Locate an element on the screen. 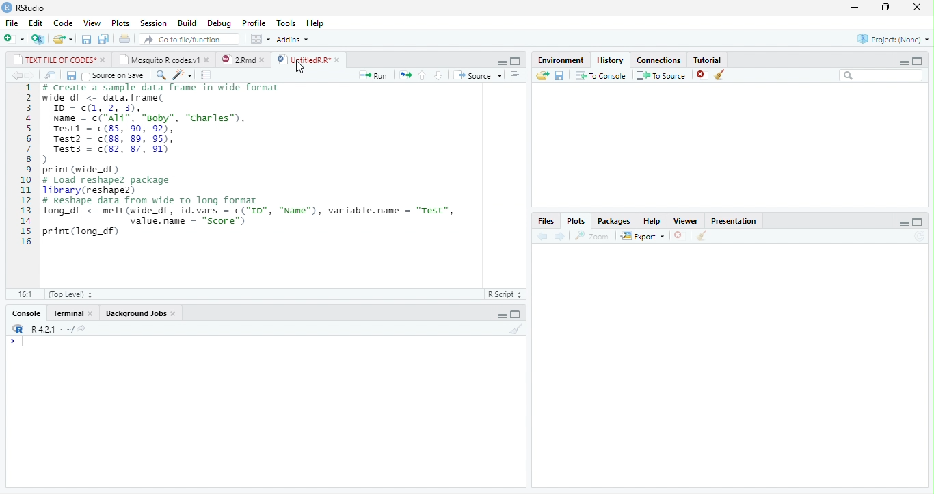 The width and height of the screenshot is (934, 494). Export is located at coordinates (643, 235).